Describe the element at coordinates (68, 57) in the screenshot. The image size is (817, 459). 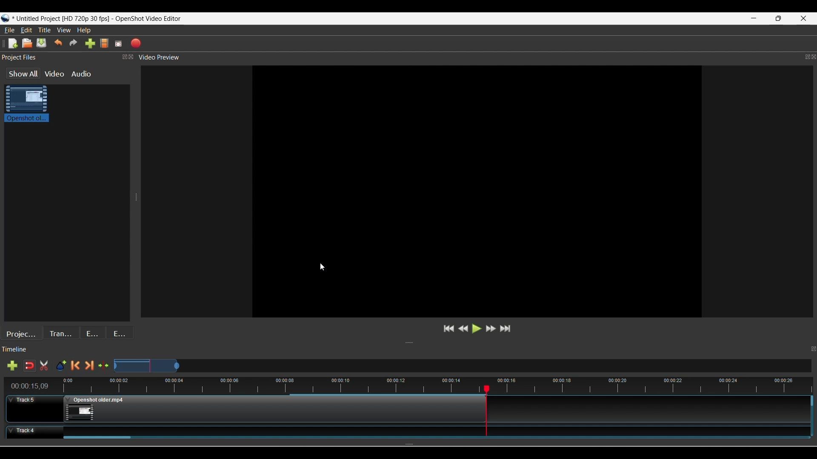
I see `Project Files Panel` at that location.